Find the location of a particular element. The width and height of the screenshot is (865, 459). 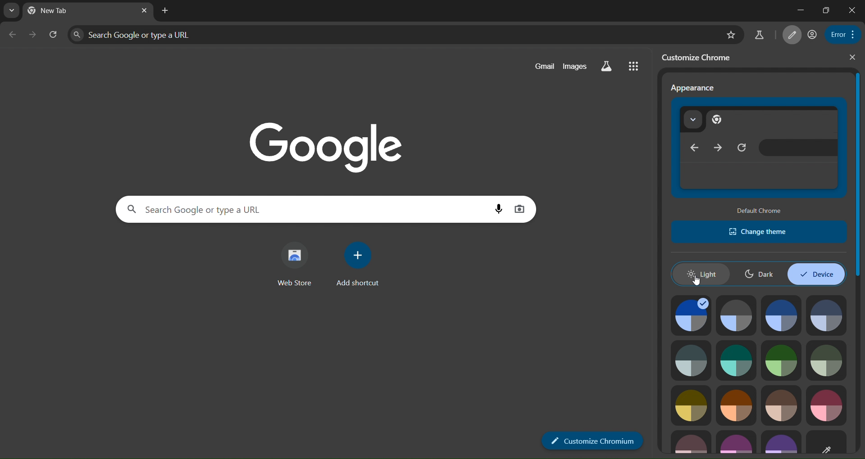

cursor is located at coordinates (697, 282).